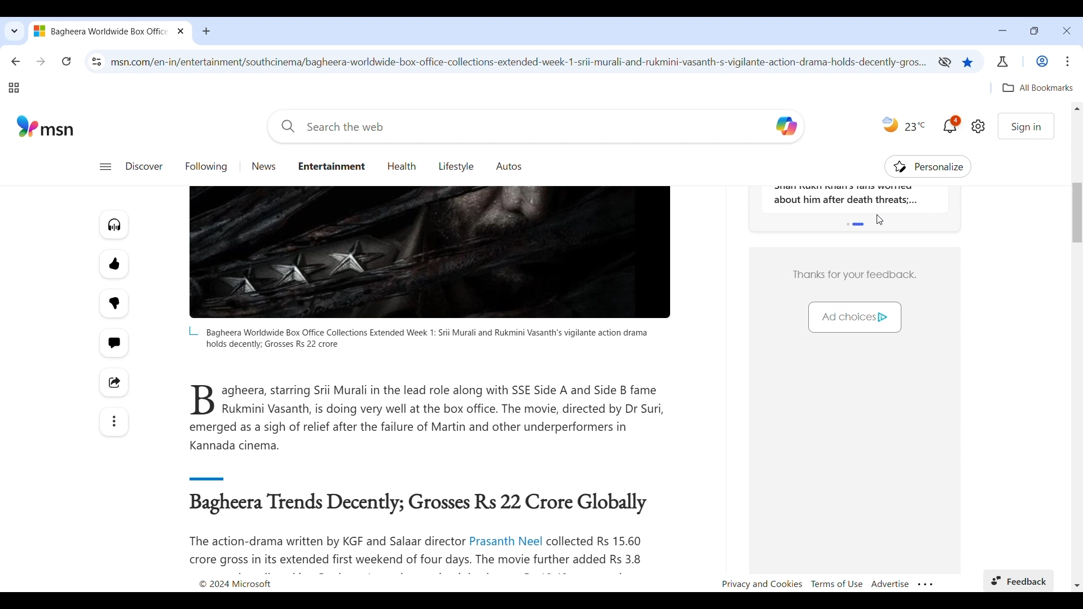  What do you see at coordinates (206, 166) in the screenshot?
I see `Go to following page` at bounding box center [206, 166].